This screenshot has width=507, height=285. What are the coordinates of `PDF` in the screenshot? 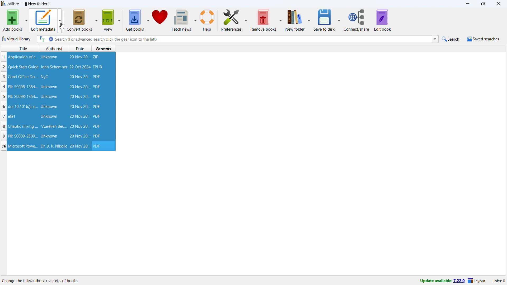 It's located at (97, 126).